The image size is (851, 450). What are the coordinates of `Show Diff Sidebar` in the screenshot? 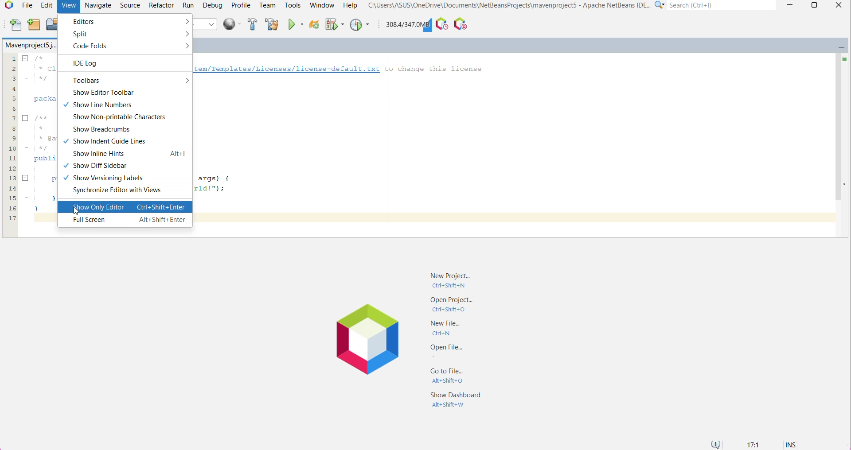 It's located at (102, 165).